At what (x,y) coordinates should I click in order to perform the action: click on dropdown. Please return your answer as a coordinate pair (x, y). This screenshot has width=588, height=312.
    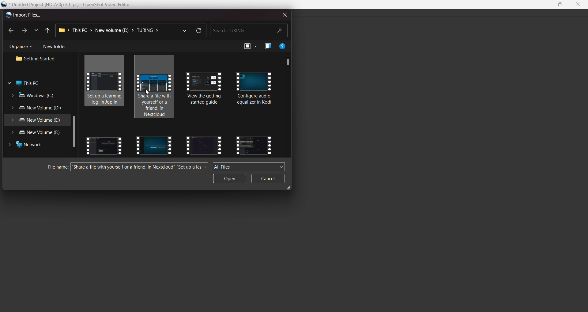
    Looking at the image, I should click on (184, 30).